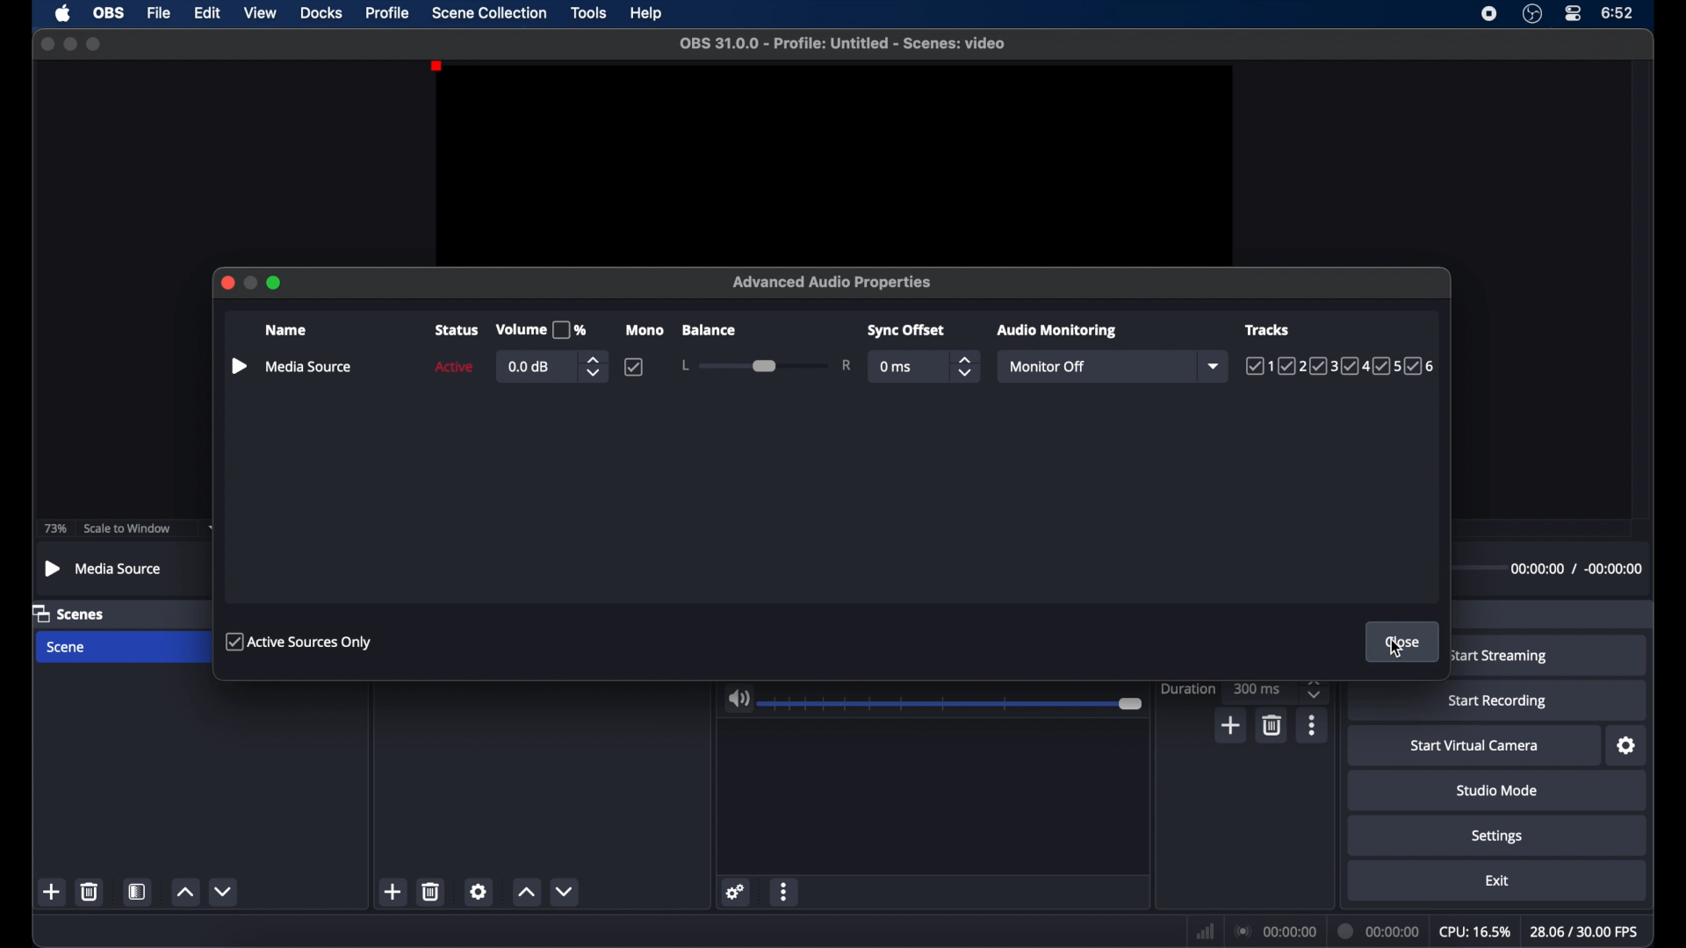 This screenshot has width=1686, height=948. What do you see at coordinates (454, 367) in the screenshot?
I see `active` at bounding box center [454, 367].